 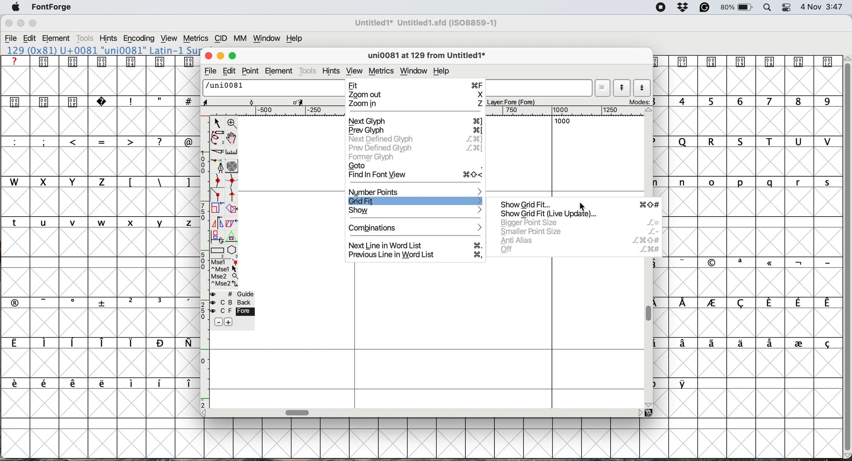 What do you see at coordinates (30, 38) in the screenshot?
I see `Edit` at bounding box center [30, 38].